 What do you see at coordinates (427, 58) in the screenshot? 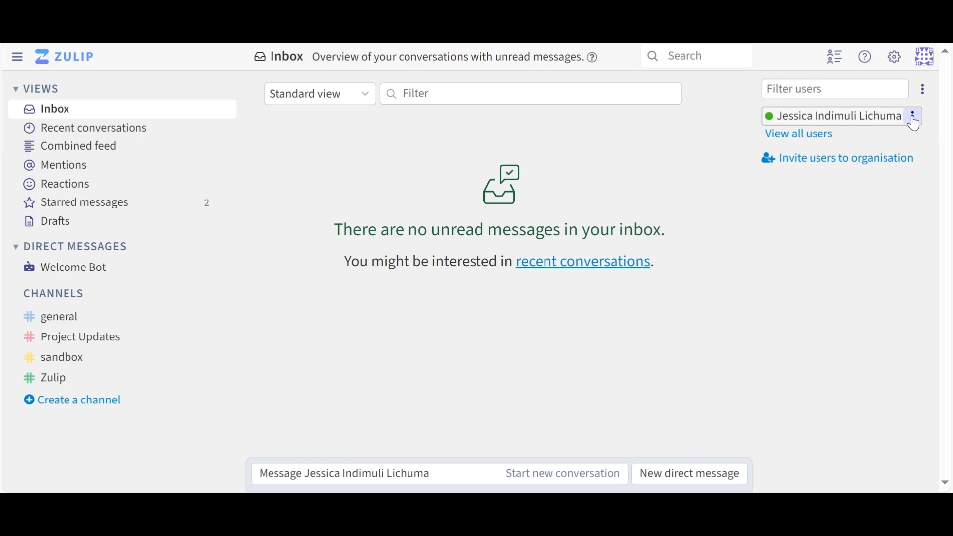
I see `Inbox` at bounding box center [427, 58].